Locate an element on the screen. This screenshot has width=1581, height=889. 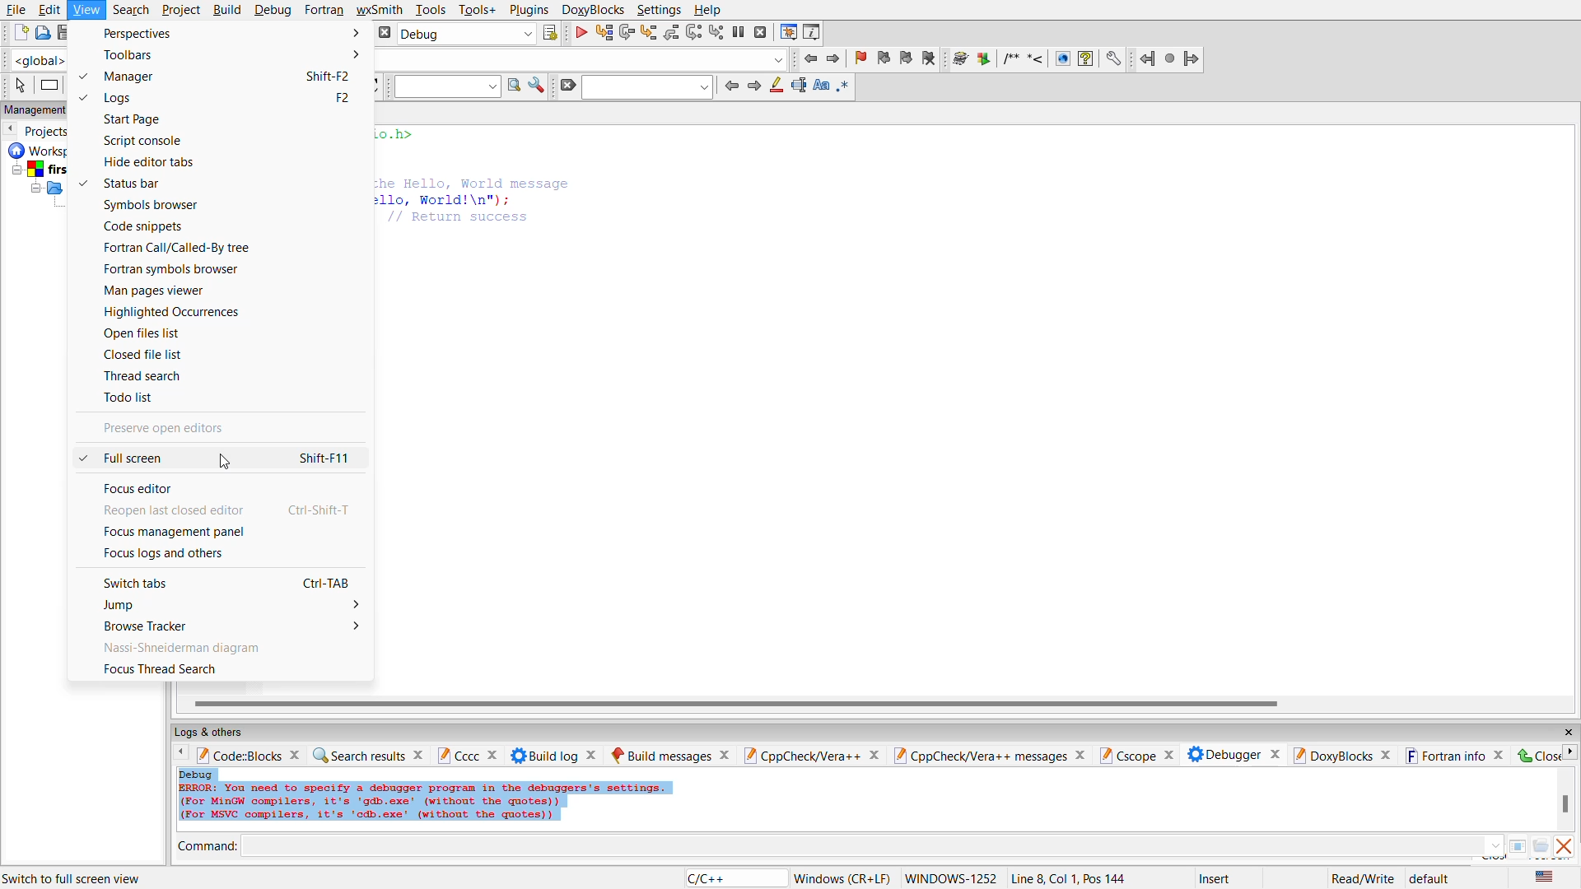
stop debugger is located at coordinates (761, 35).